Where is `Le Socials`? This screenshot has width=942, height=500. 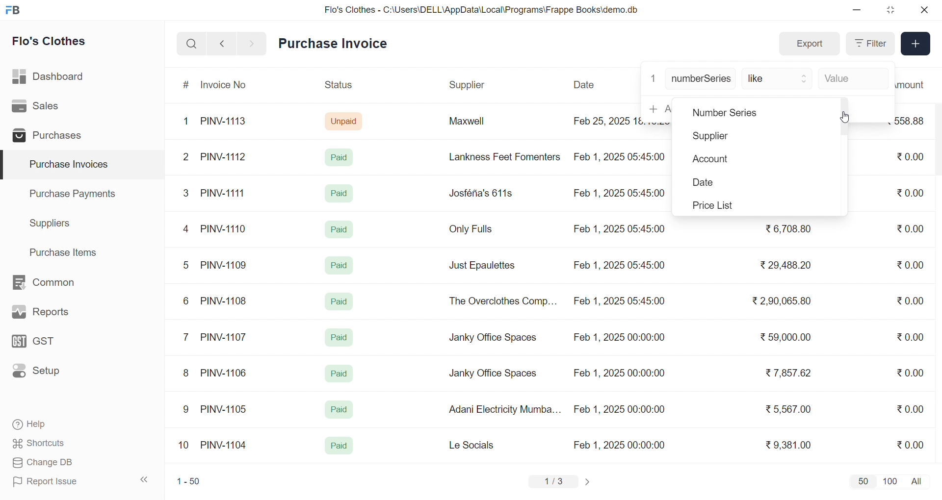
Le Socials is located at coordinates (480, 445).